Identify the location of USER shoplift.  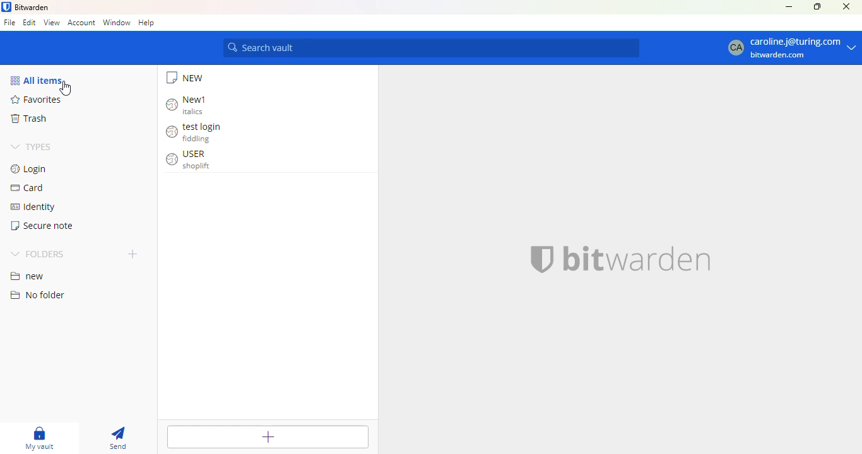
(190, 160).